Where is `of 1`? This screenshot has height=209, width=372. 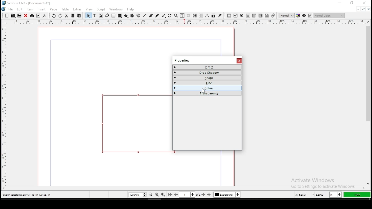 of 1 is located at coordinates (198, 194).